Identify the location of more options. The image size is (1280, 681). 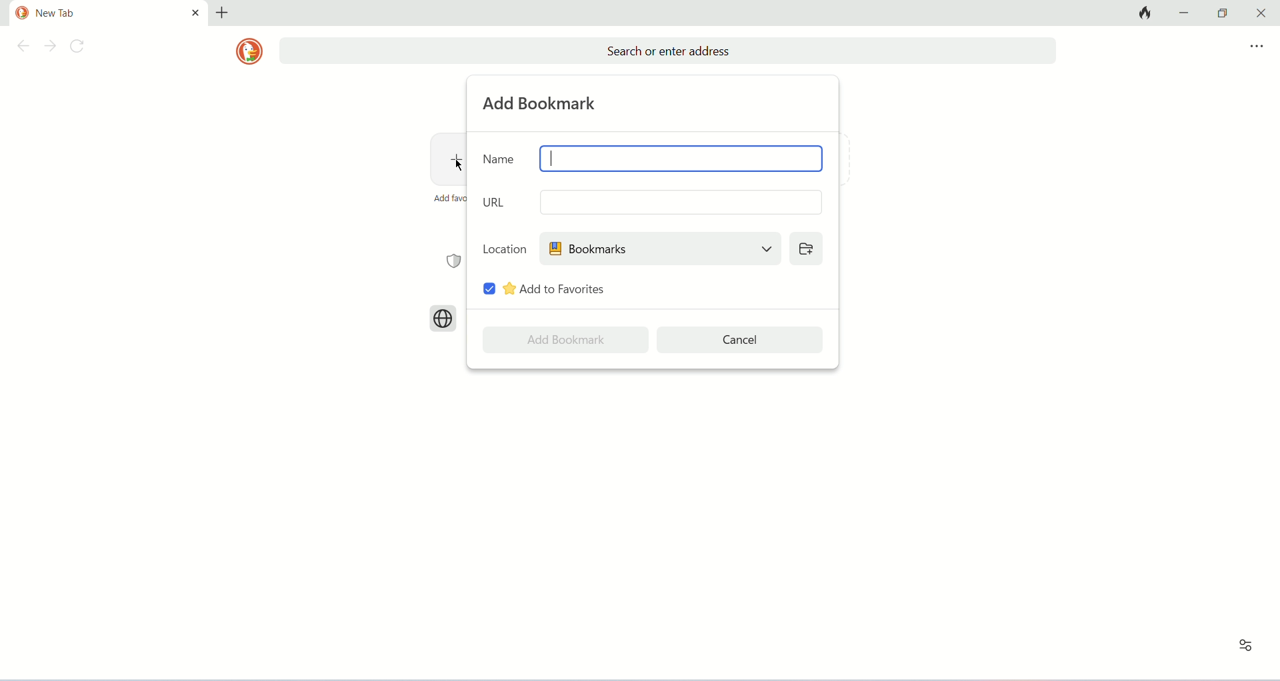
(1257, 47).